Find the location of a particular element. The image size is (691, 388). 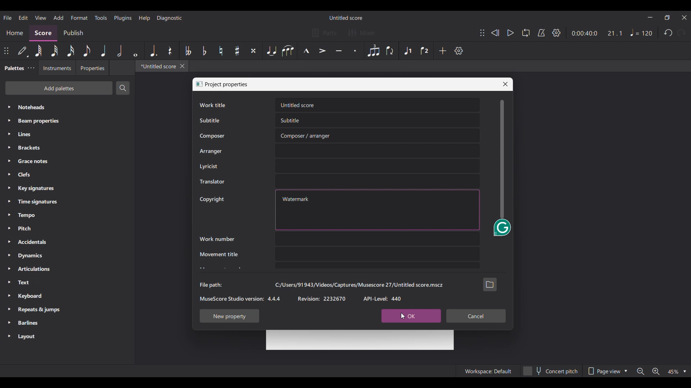

Toggle natural is located at coordinates (221, 51).